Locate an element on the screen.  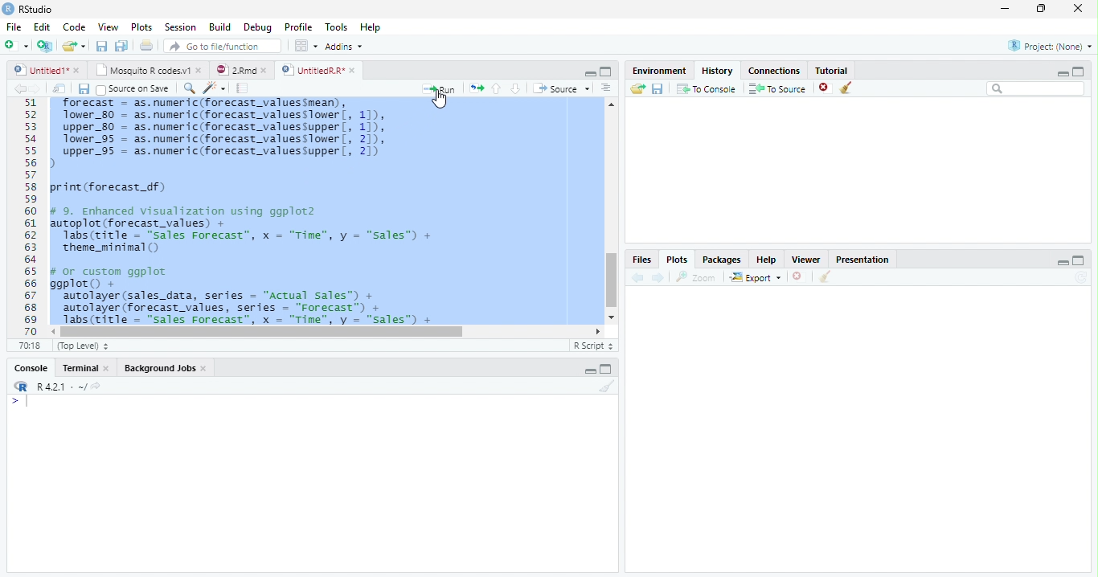
Minimize is located at coordinates (1006, 8).